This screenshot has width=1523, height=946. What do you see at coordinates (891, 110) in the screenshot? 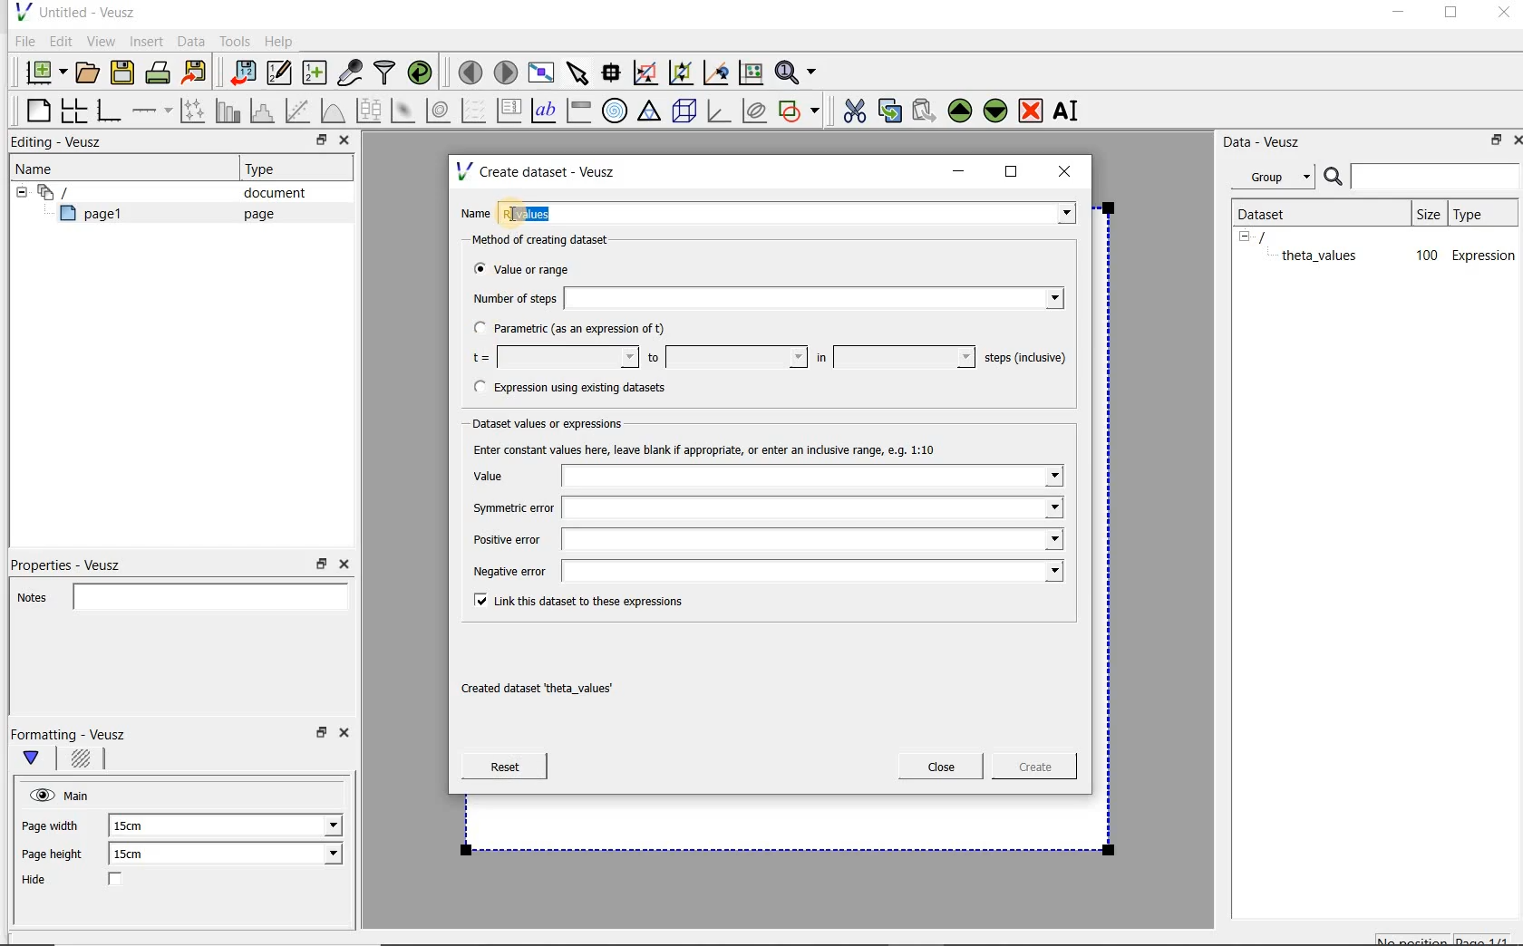
I see `copy the selected widget` at bounding box center [891, 110].